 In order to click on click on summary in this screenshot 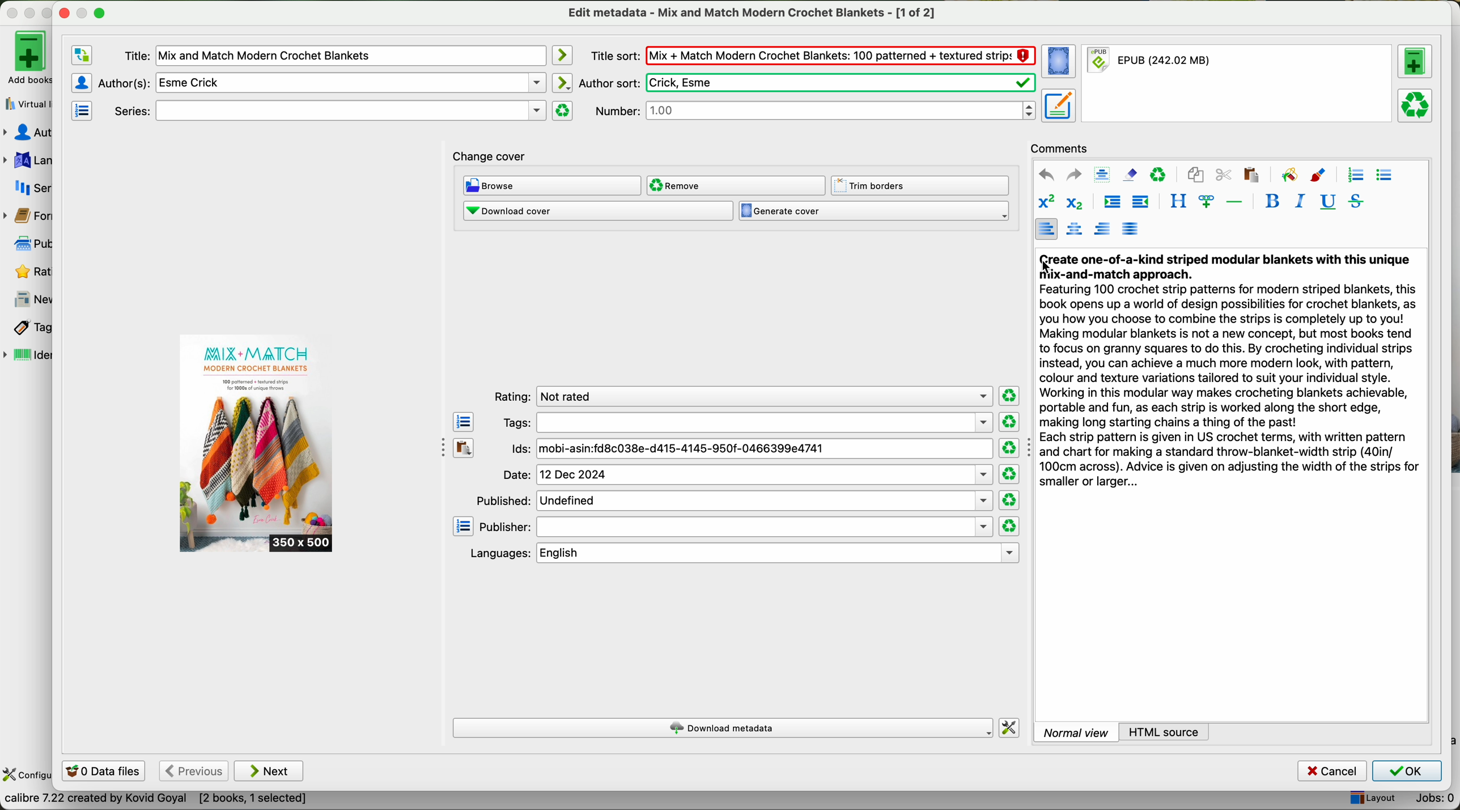, I will do `click(1230, 374)`.